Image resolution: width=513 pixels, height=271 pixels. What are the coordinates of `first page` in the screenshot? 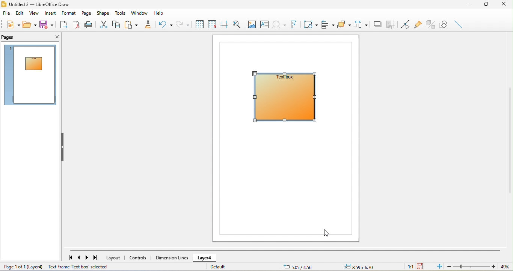 It's located at (69, 257).